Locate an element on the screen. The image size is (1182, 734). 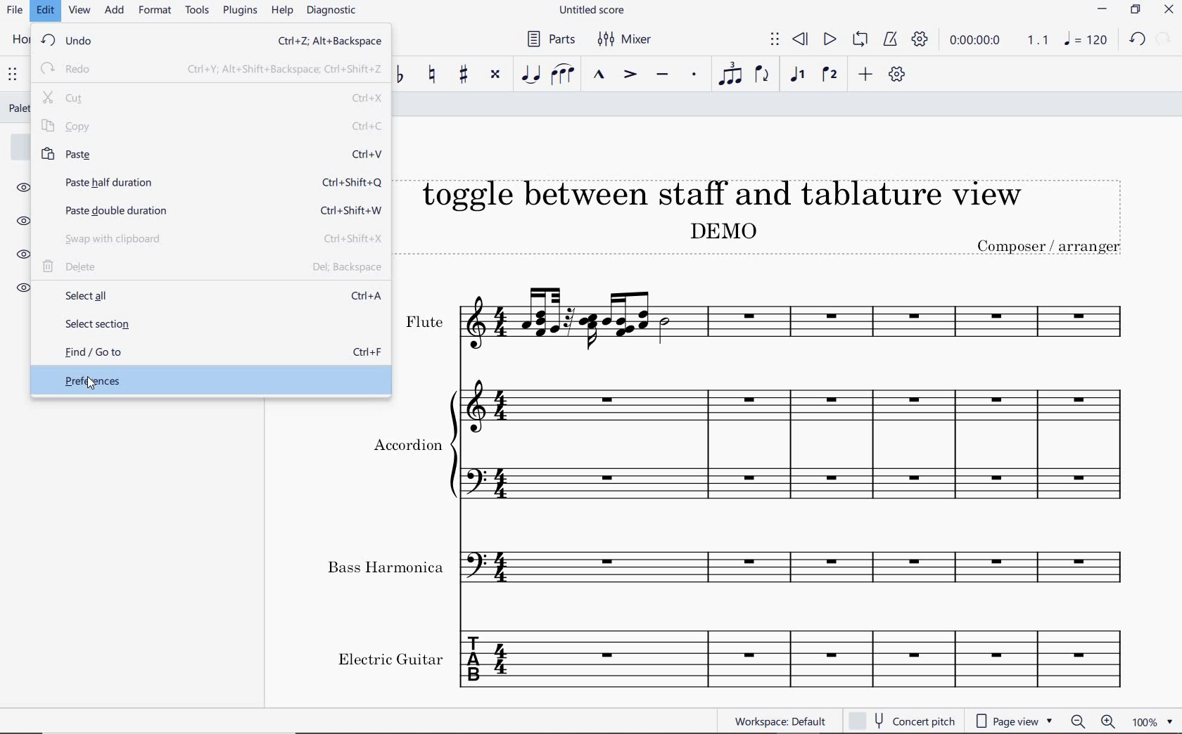
file name is located at coordinates (591, 10).